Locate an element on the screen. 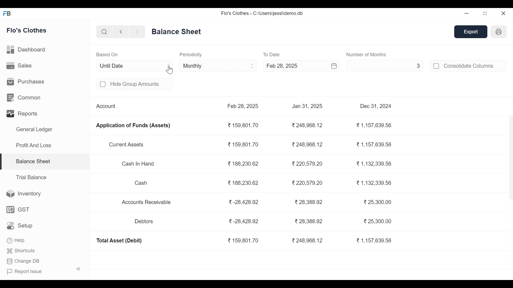 The height and width of the screenshot is (288, 513). Shortcuts is located at coordinates (22, 250).